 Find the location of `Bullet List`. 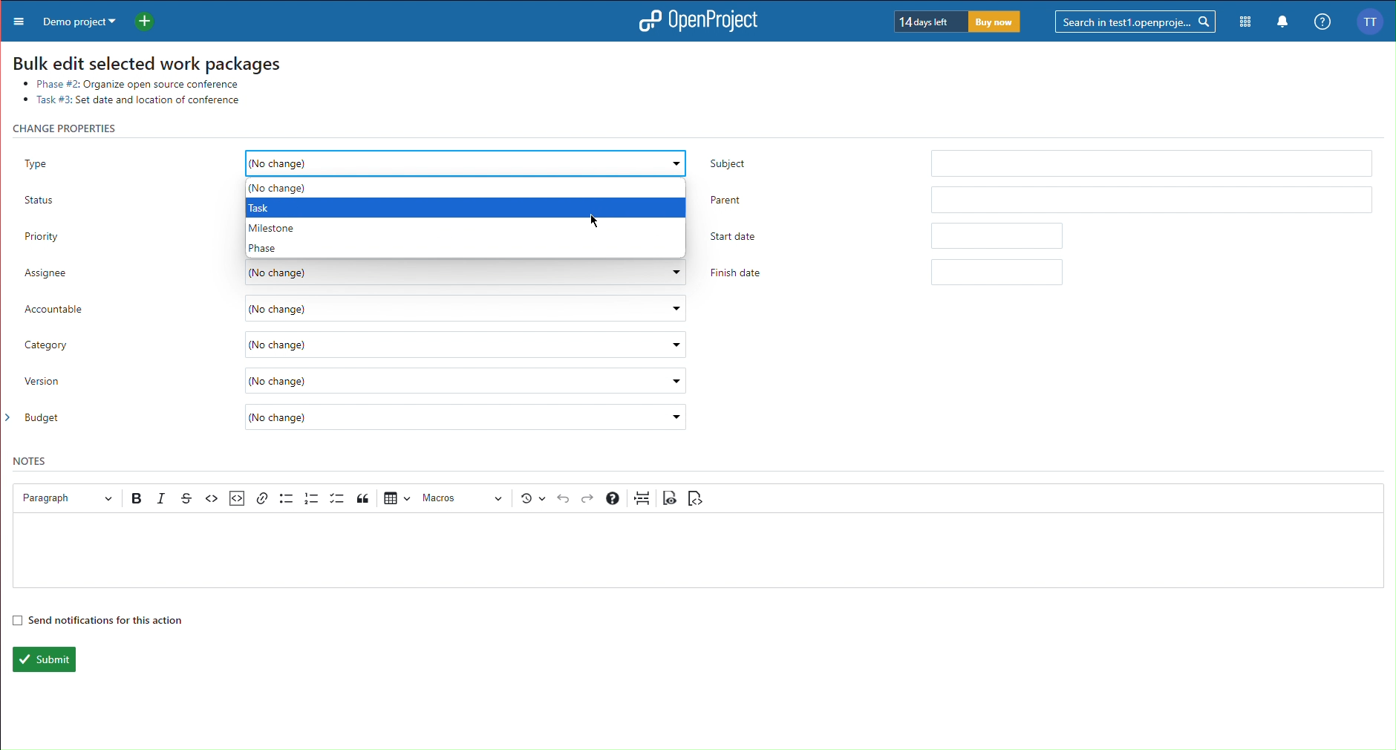

Bullet List is located at coordinates (286, 498).